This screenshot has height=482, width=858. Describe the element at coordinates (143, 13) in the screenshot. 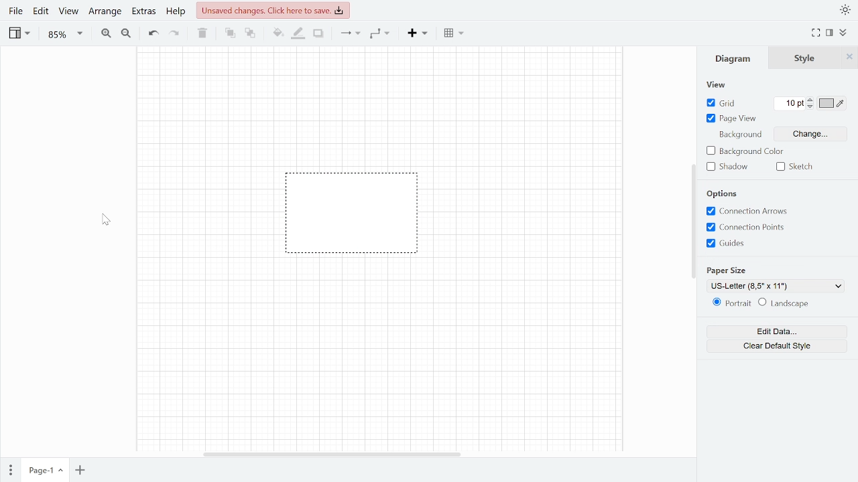

I see `Extras` at that location.